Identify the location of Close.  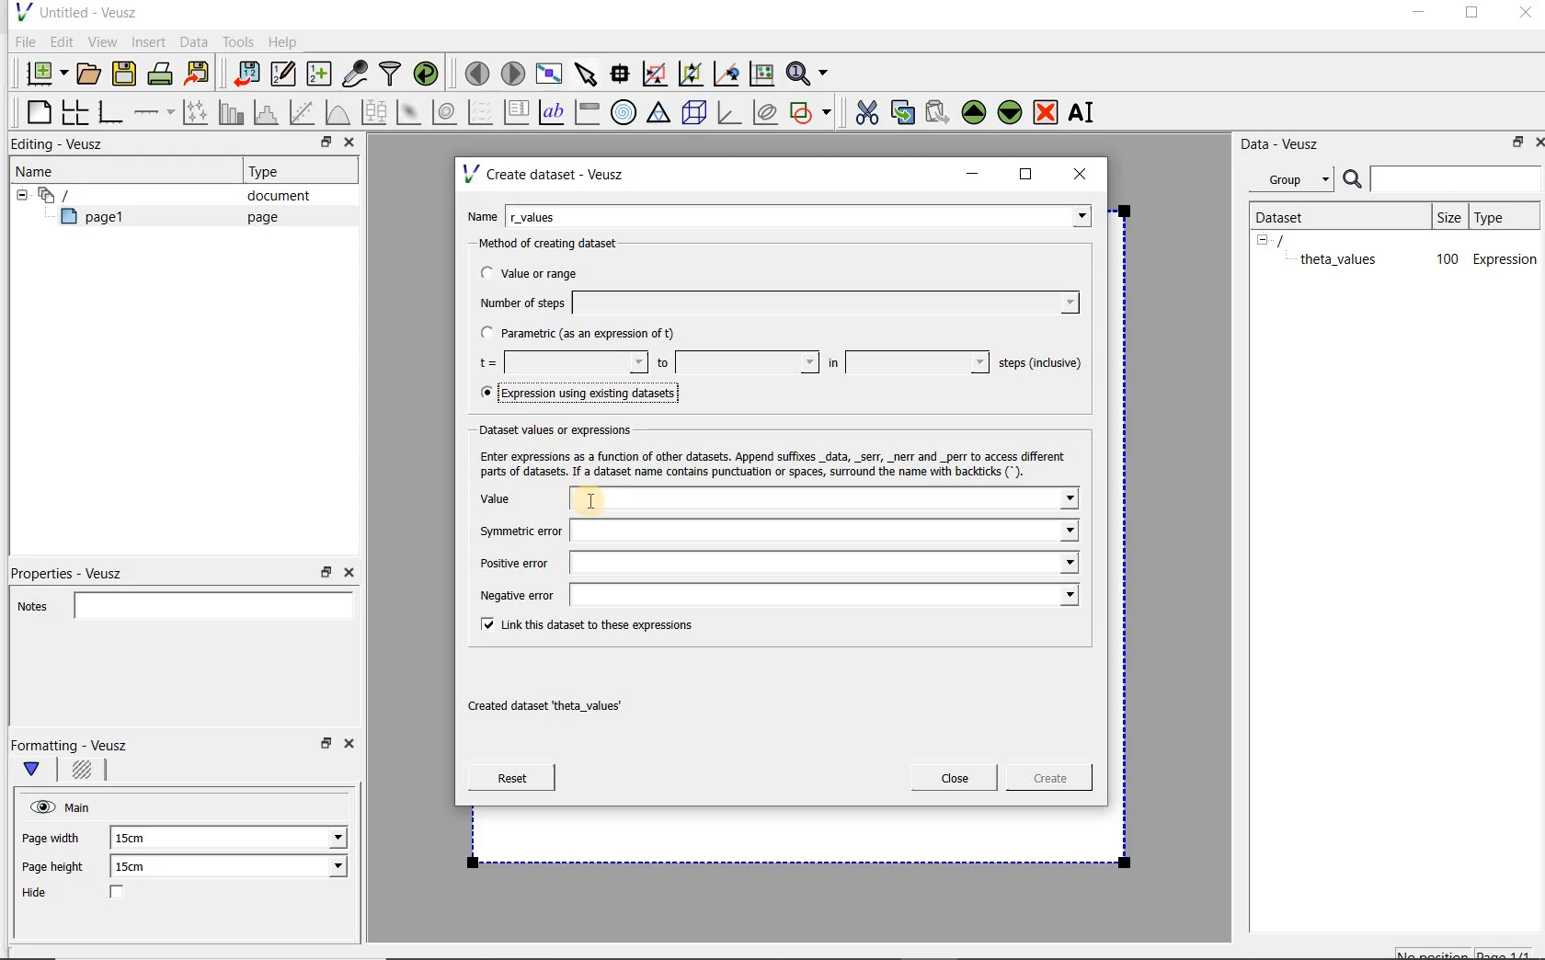
(348, 573).